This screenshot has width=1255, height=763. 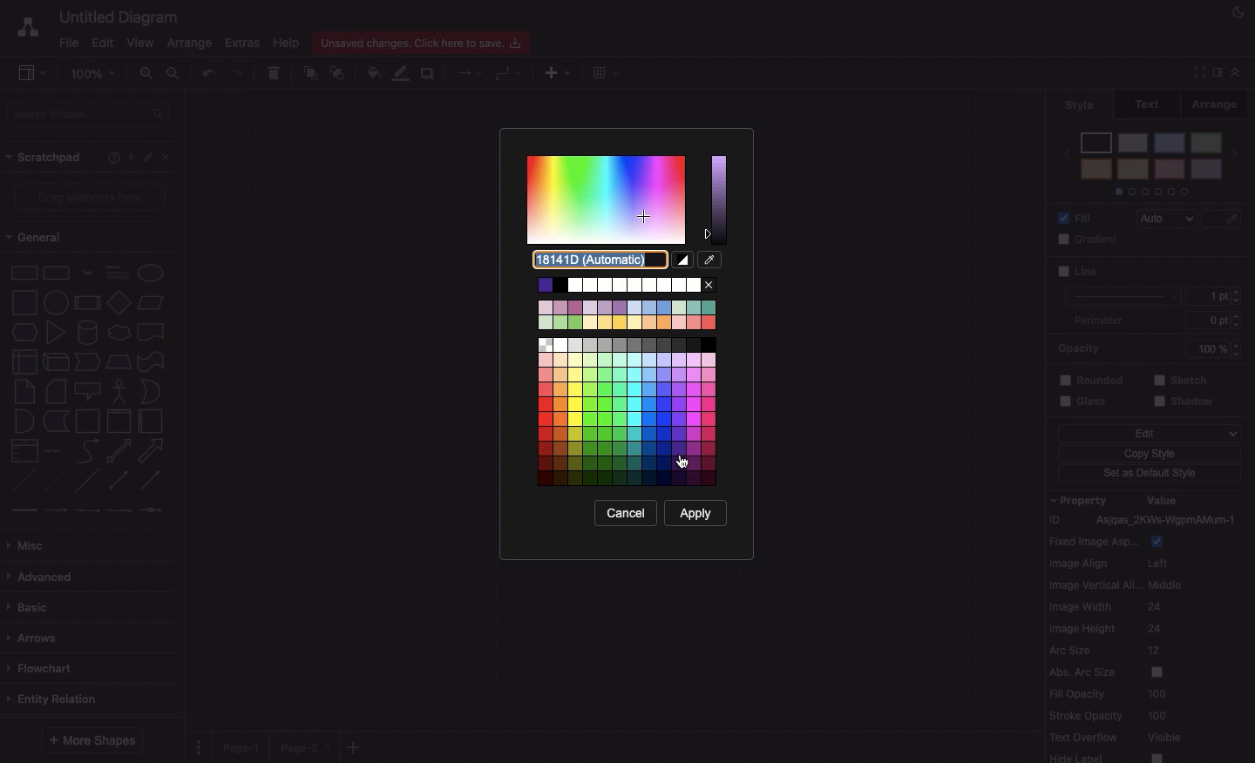 What do you see at coordinates (1149, 456) in the screenshot?
I see `Copy style` at bounding box center [1149, 456].